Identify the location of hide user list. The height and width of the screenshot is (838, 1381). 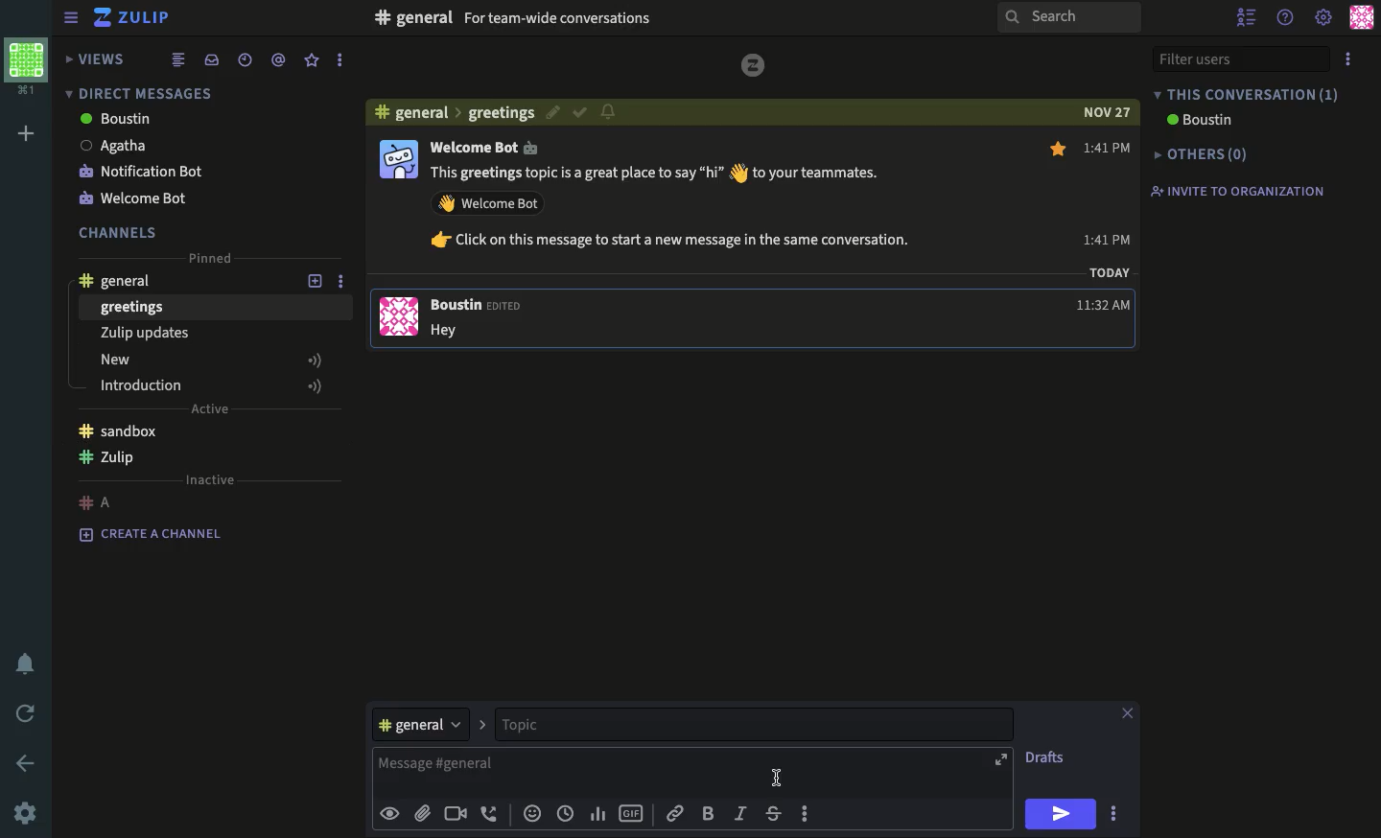
(1247, 14).